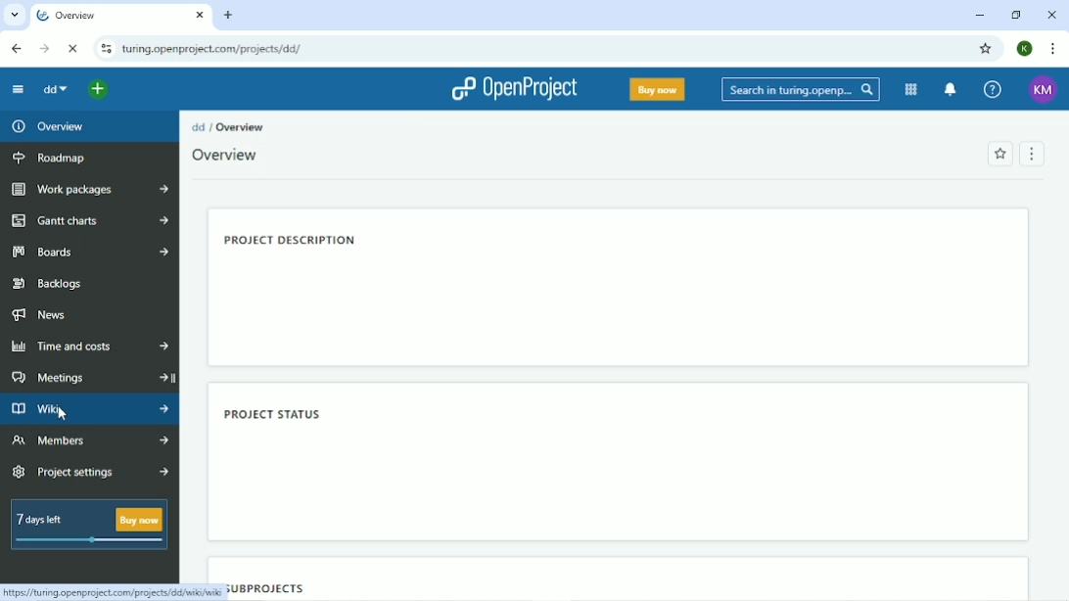 The height and width of the screenshot is (601, 1069). Describe the element at coordinates (18, 89) in the screenshot. I see `Collapse project menu` at that location.